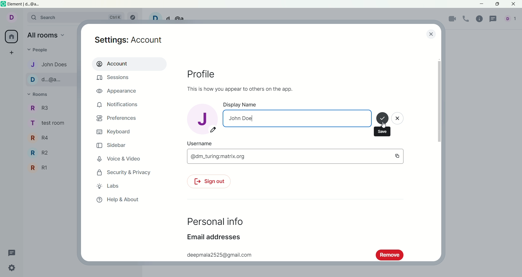  I want to click on create a space, so click(13, 53).